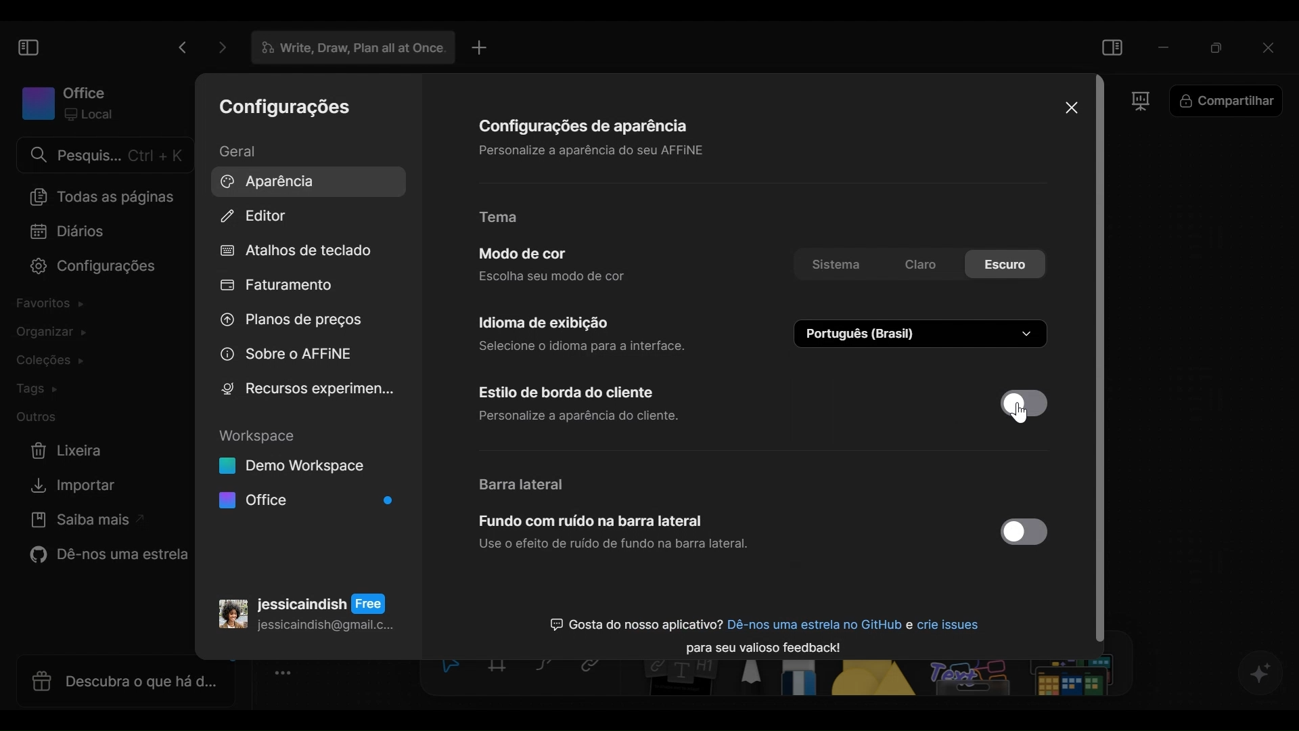  Describe the element at coordinates (104, 155) in the screenshot. I see `Search` at that location.